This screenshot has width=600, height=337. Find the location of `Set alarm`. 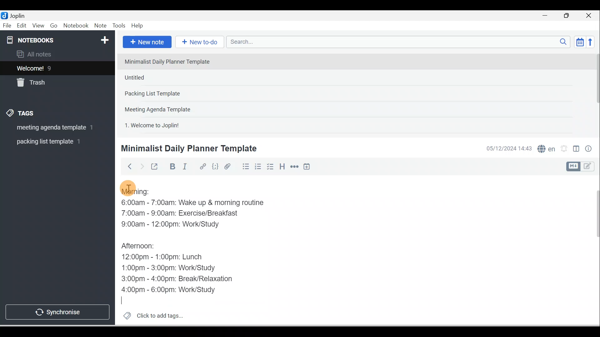

Set alarm is located at coordinates (563, 149).